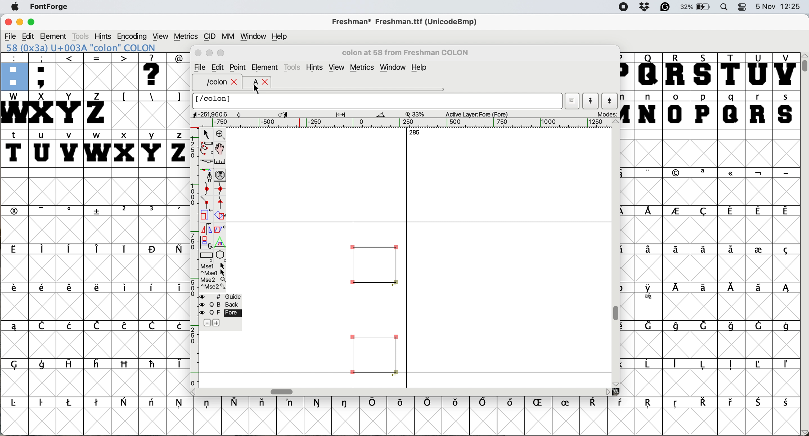  What do you see at coordinates (152, 326) in the screenshot?
I see `symbol` at bounding box center [152, 326].